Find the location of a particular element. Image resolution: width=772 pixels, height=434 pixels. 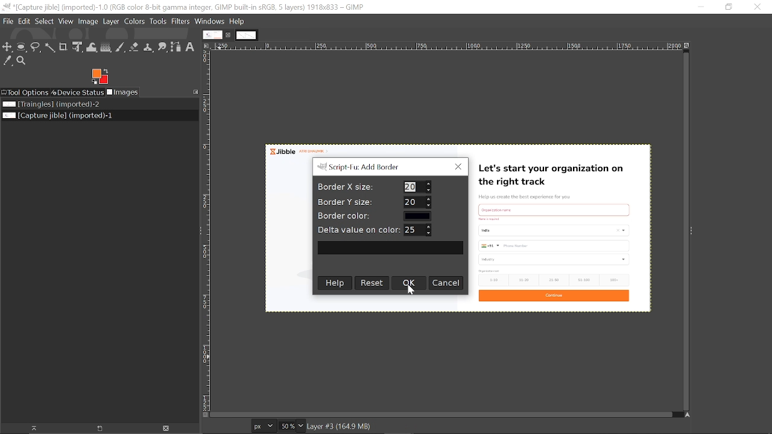

Device status is located at coordinates (78, 92).